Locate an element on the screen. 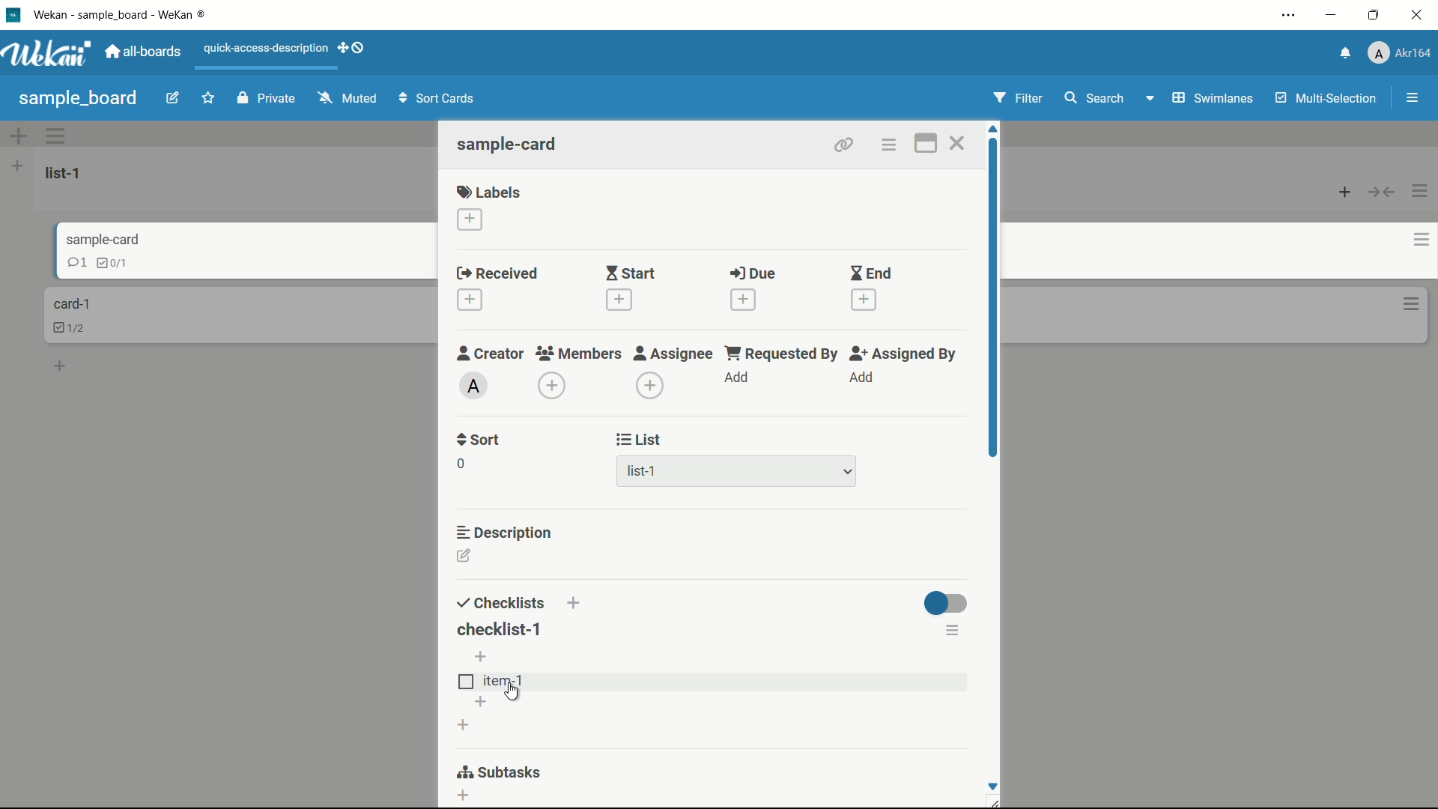  checklist actions is located at coordinates (954, 630).